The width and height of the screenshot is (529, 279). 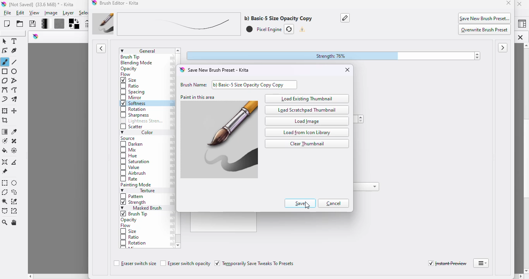 I want to click on brush name, so click(x=192, y=84).